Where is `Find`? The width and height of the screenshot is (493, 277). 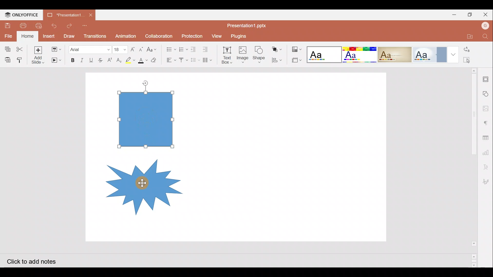 Find is located at coordinates (486, 37).